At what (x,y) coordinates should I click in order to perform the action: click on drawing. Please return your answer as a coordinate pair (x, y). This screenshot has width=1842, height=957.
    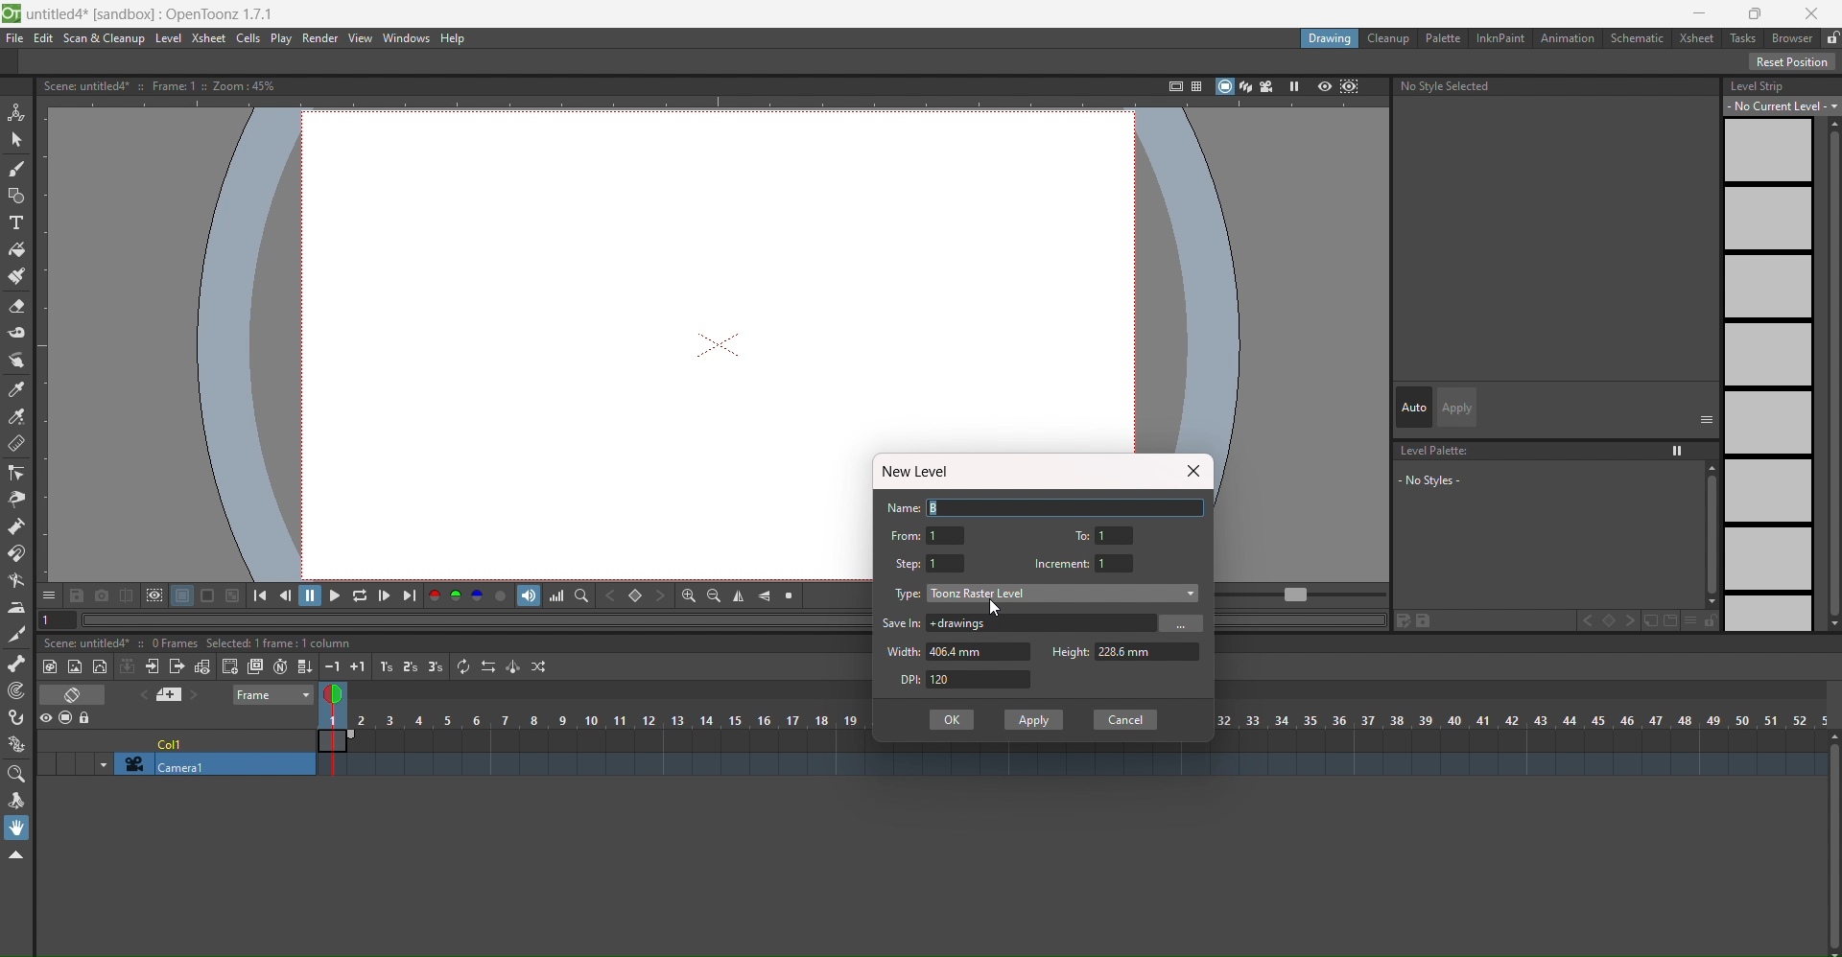
    Looking at the image, I should click on (1331, 40).